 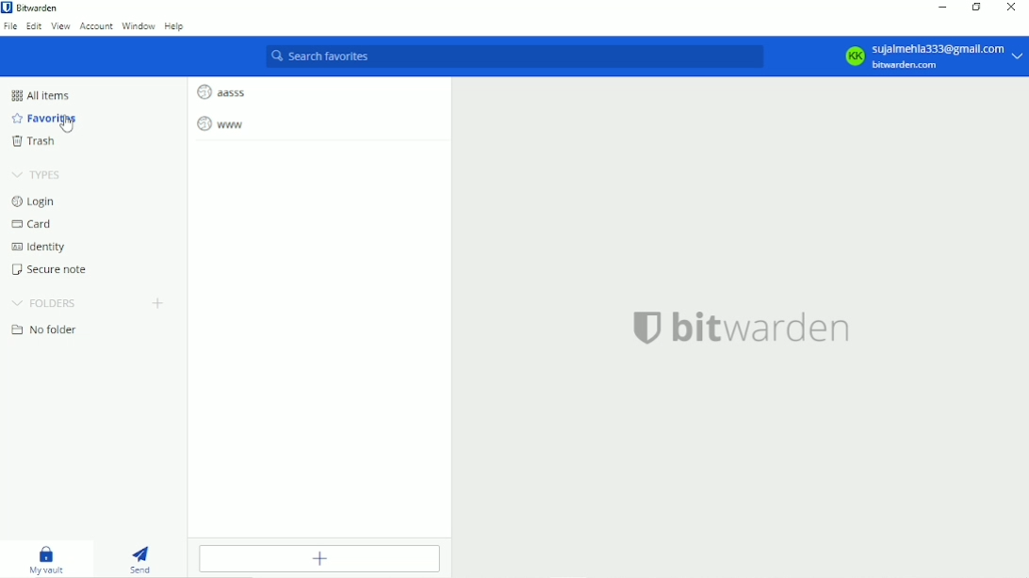 I want to click on Add item, so click(x=318, y=558).